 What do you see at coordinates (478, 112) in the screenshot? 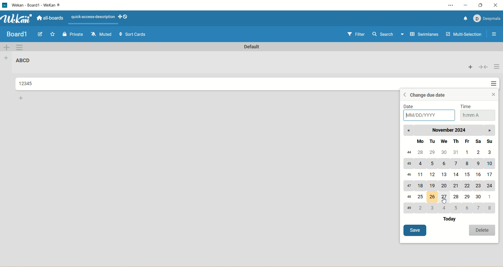
I see `time` at bounding box center [478, 112].